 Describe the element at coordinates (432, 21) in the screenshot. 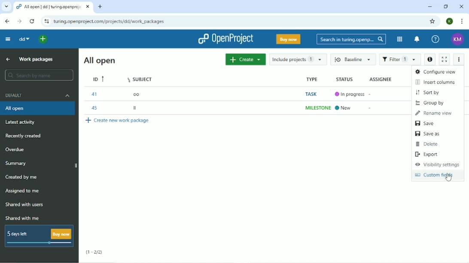

I see `Bookmark this tab` at that location.